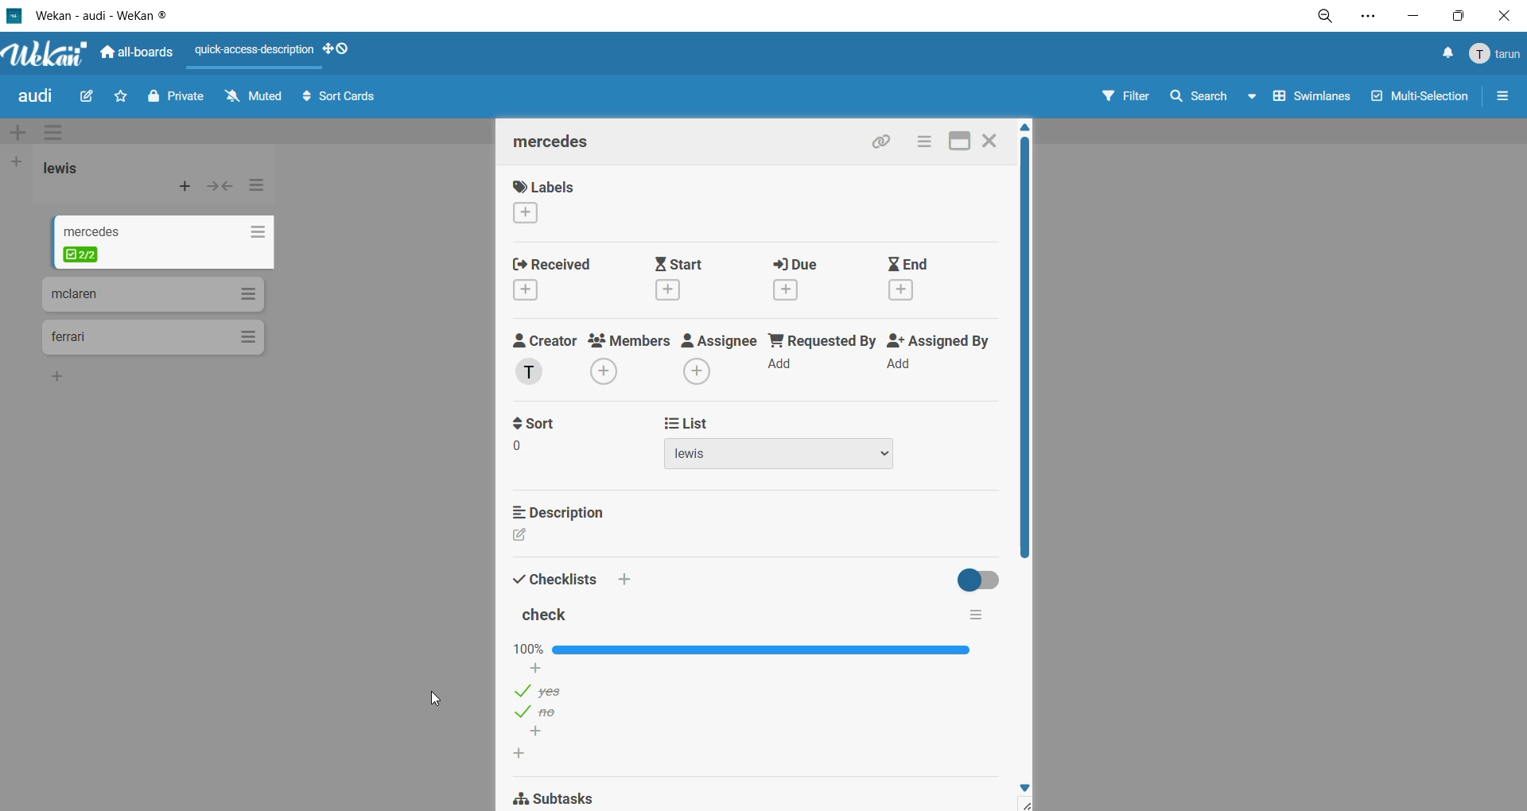  What do you see at coordinates (959, 143) in the screenshot?
I see `maximize` at bounding box center [959, 143].